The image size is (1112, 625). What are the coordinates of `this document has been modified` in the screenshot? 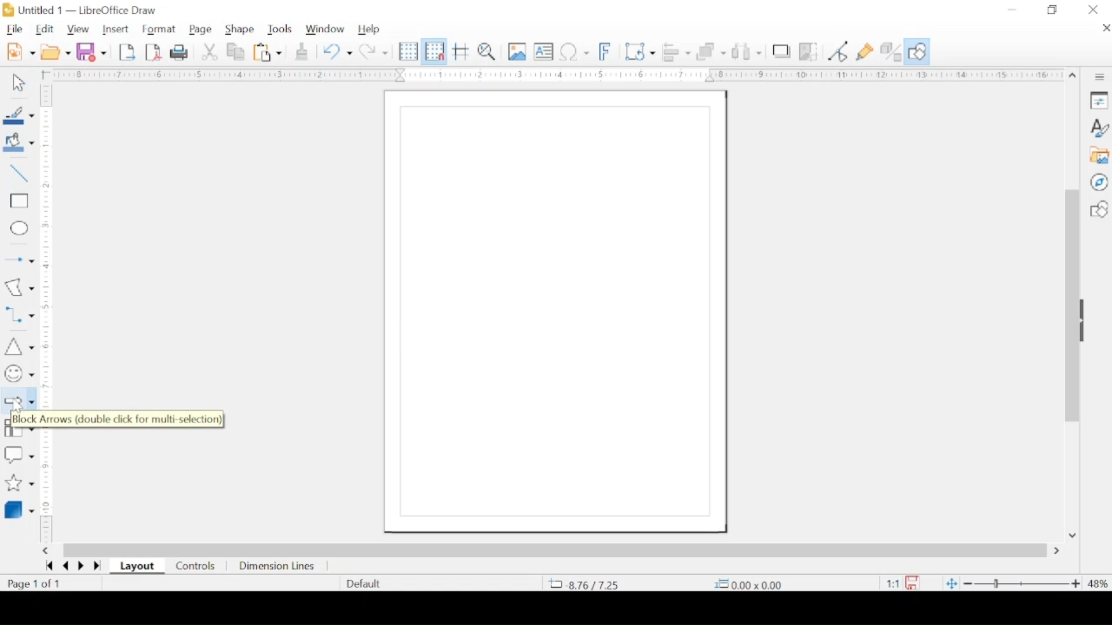 It's located at (898, 583).